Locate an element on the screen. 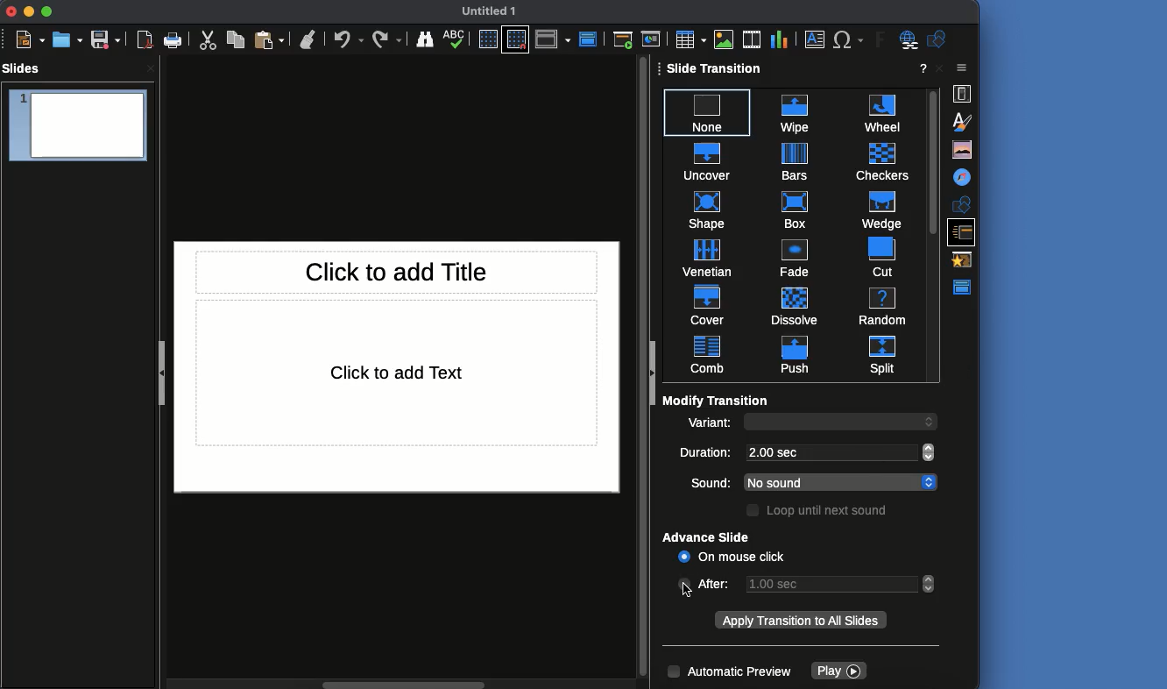 The image size is (1167, 689). random is located at coordinates (881, 306).